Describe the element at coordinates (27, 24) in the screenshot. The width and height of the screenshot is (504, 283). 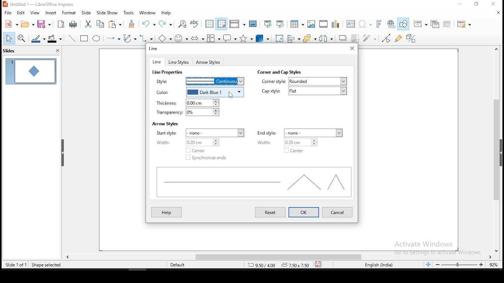
I see `open` at that location.